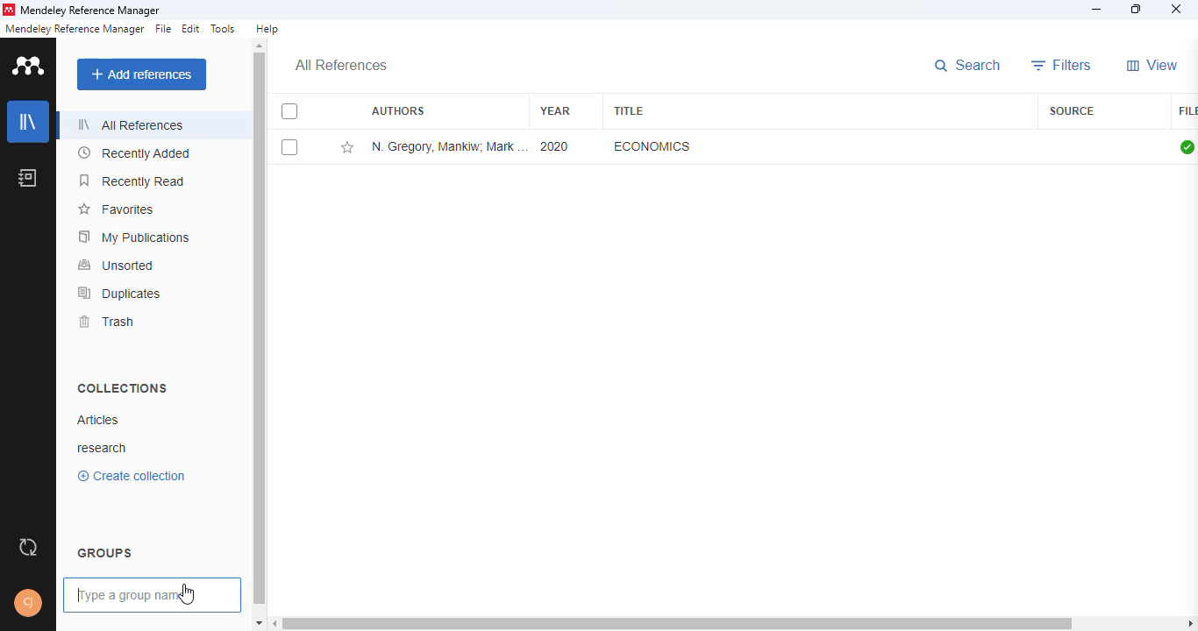 This screenshot has height=631, width=1198. Describe the element at coordinates (187, 595) in the screenshot. I see `cursor` at that location.